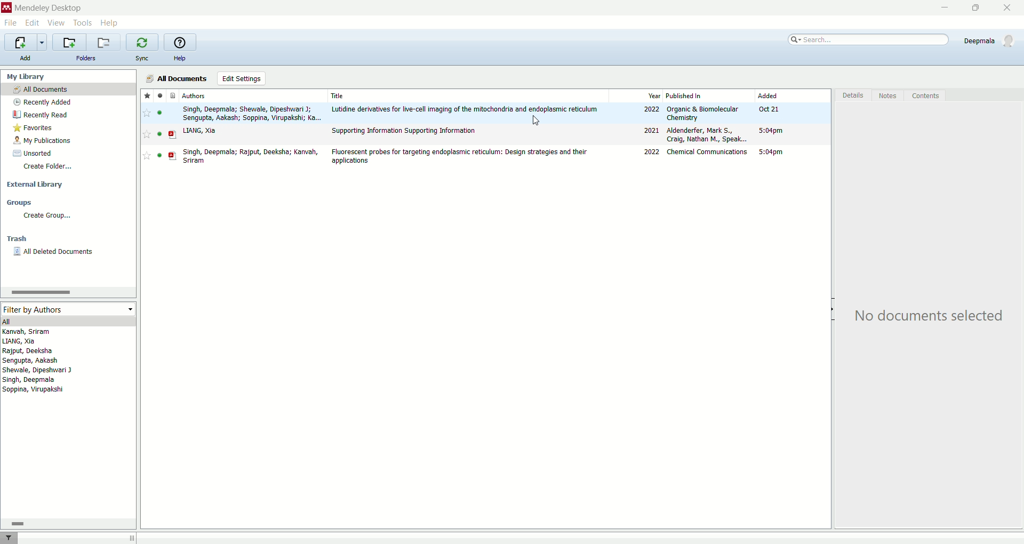 The image size is (1024, 544). Describe the element at coordinates (67, 309) in the screenshot. I see `filter by authors` at that location.